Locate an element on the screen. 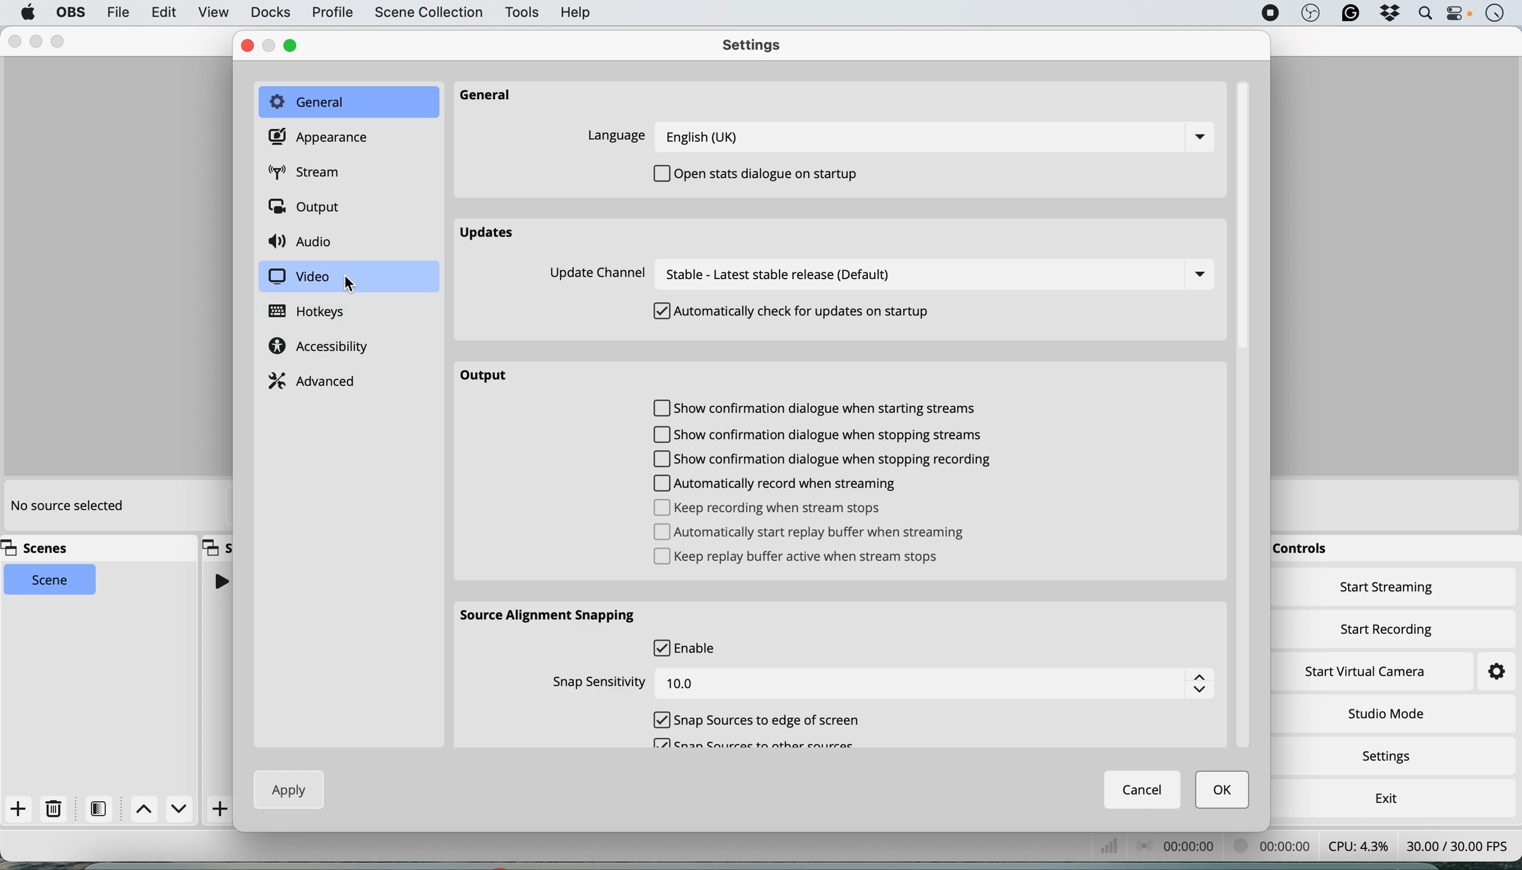  tools is located at coordinates (521, 13).